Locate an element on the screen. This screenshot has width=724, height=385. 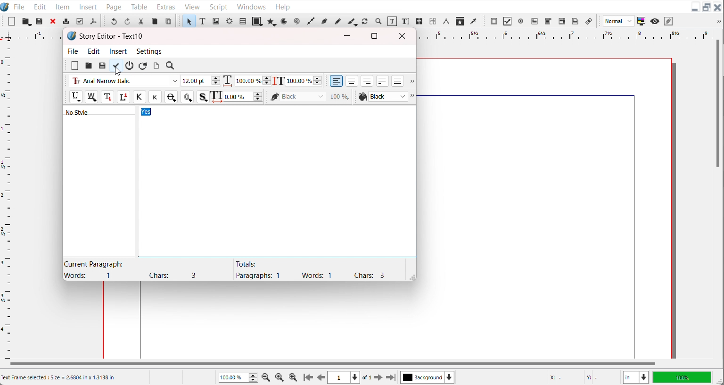
Exit without updating is located at coordinates (130, 66).